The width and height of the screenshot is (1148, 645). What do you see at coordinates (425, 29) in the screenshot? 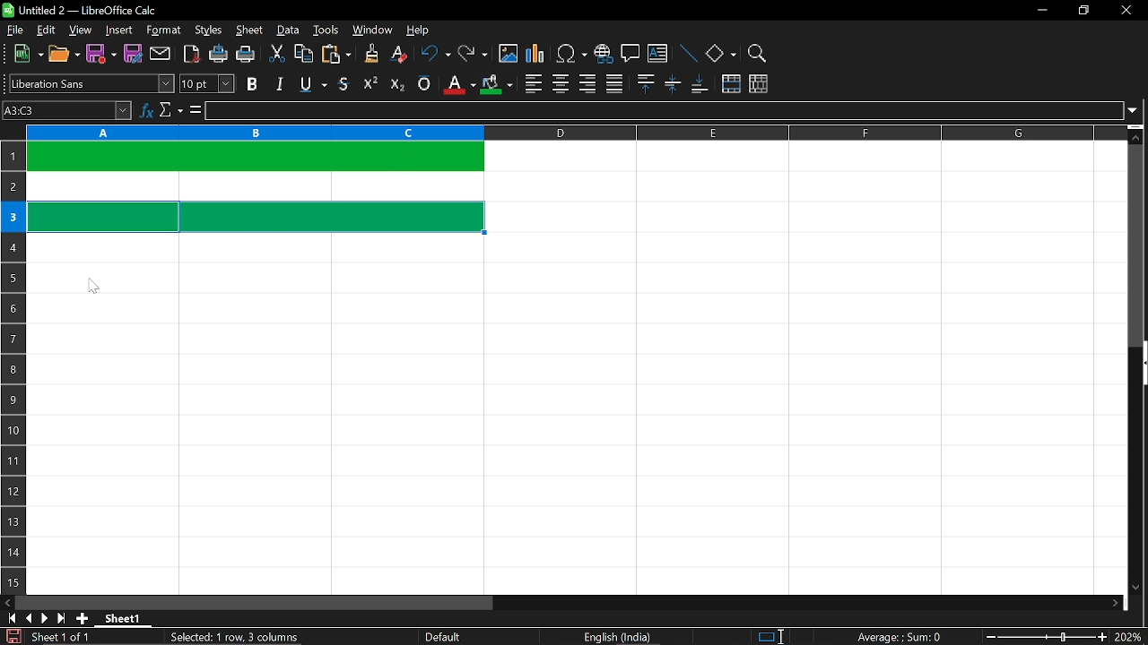
I see `help` at bounding box center [425, 29].